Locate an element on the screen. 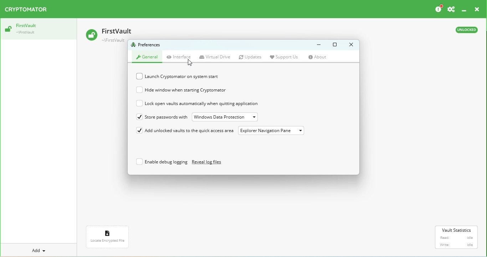  Add a new vault is located at coordinates (40, 250).